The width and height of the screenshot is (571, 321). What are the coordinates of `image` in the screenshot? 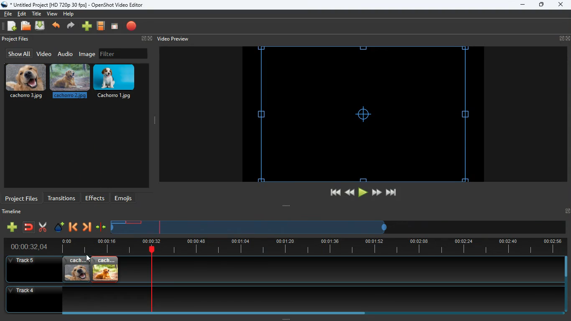 It's located at (88, 54).